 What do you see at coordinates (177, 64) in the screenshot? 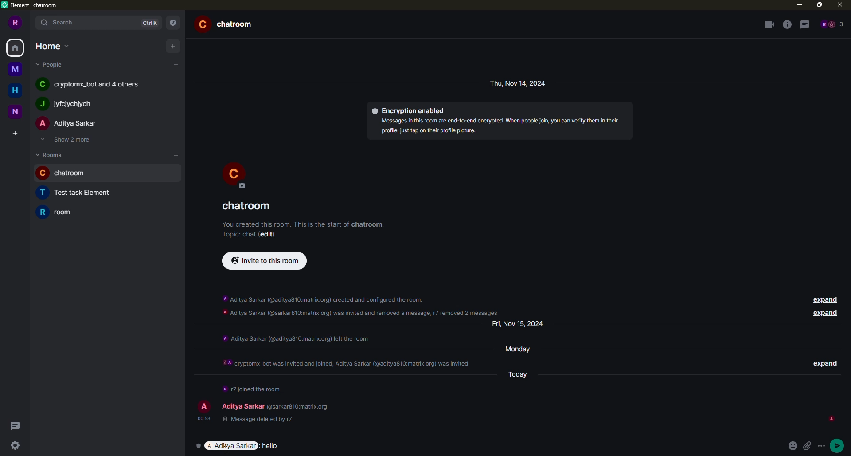
I see `add` at bounding box center [177, 64].